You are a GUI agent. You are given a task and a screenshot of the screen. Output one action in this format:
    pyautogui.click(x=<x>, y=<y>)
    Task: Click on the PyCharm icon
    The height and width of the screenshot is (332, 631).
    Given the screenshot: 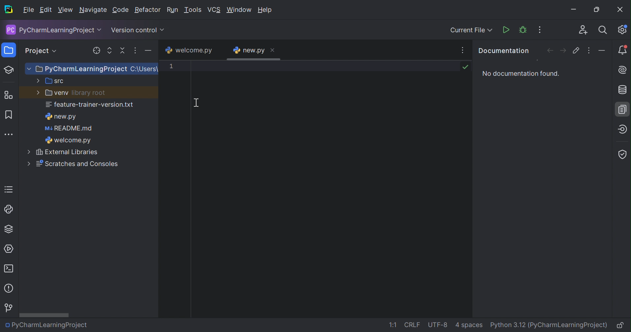 What is the action you would take?
    pyautogui.click(x=9, y=10)
    